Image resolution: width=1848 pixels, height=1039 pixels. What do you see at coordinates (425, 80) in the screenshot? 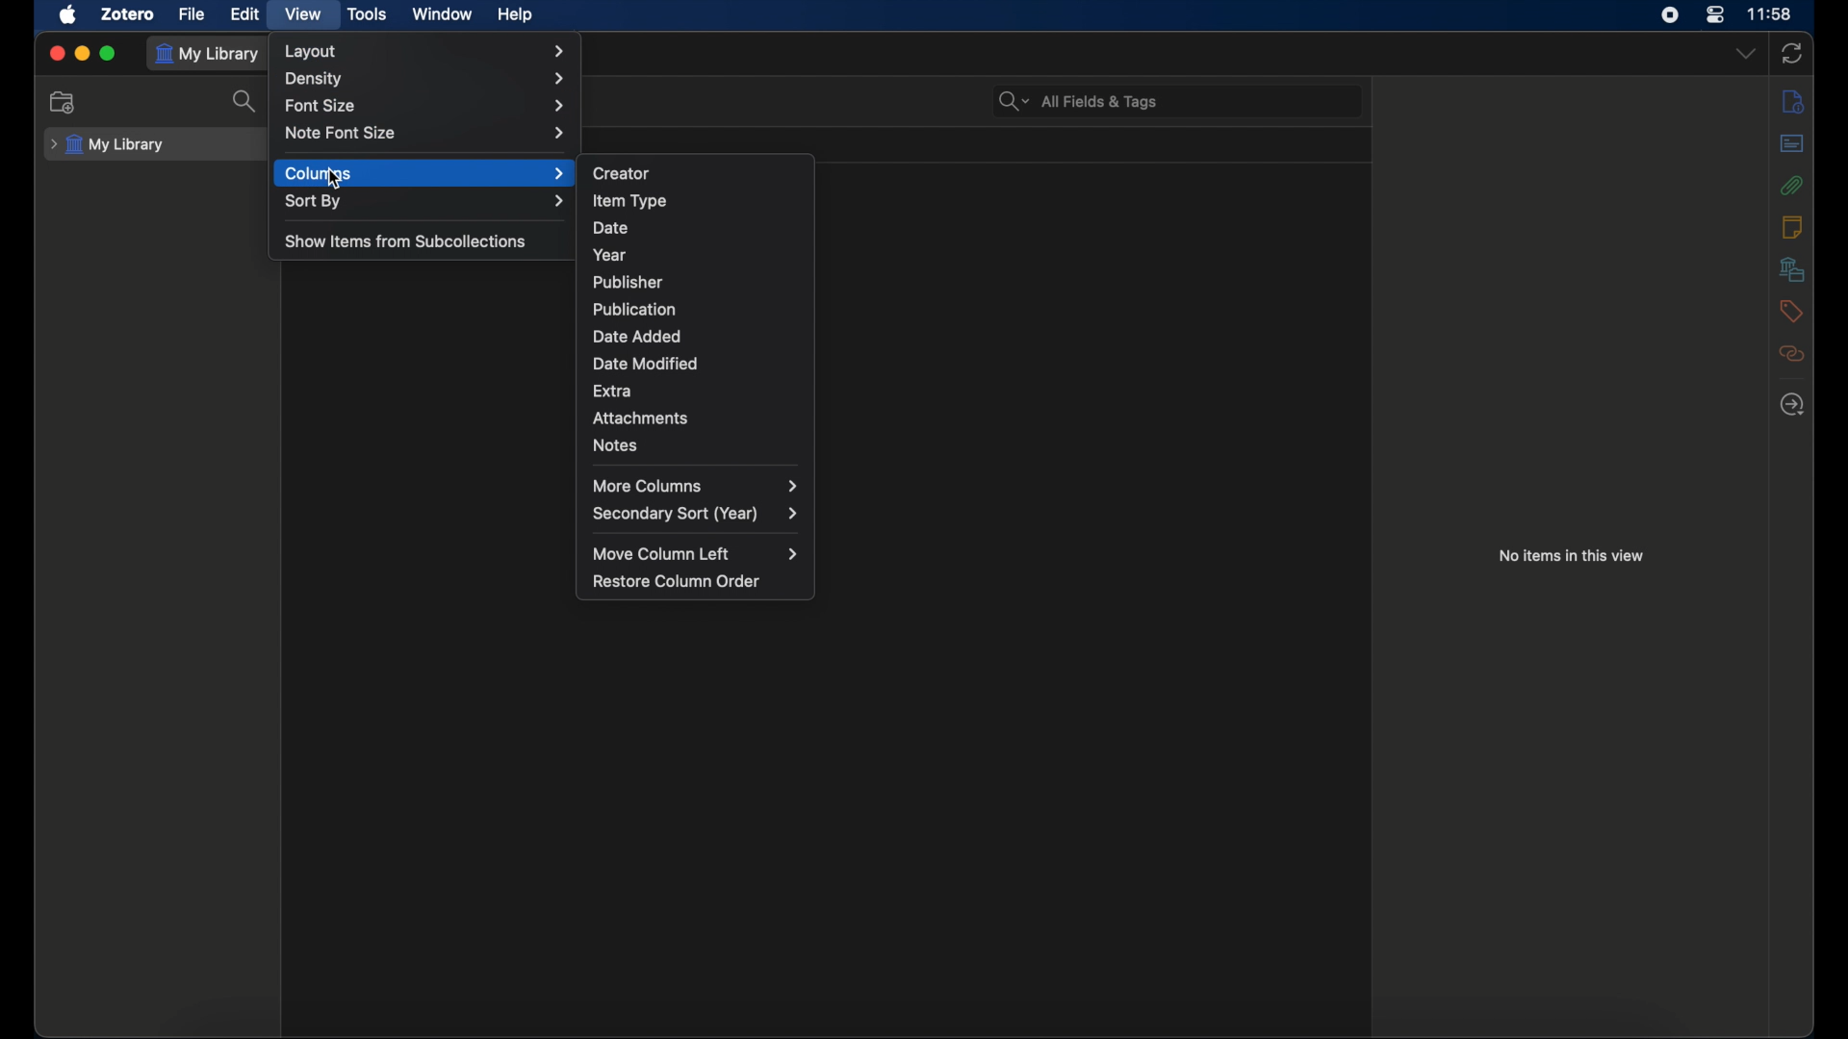
I see `density` at bounding box center [425, 80].